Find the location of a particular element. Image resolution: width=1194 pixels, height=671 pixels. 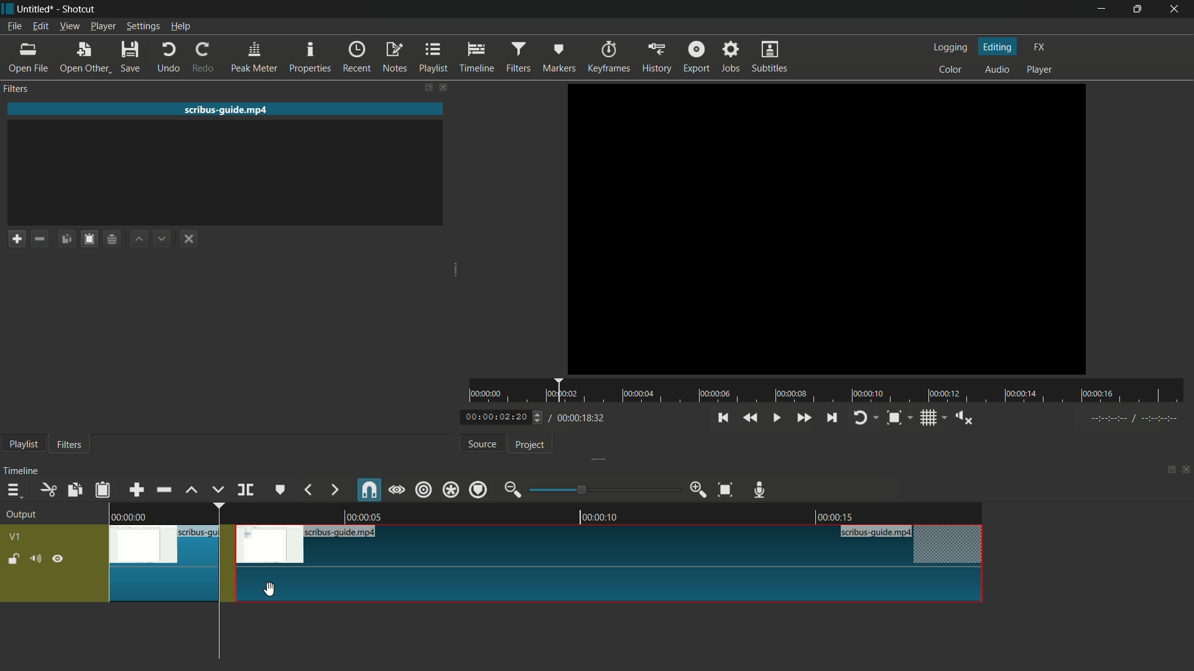

open other is located at coordinates (85, 57).